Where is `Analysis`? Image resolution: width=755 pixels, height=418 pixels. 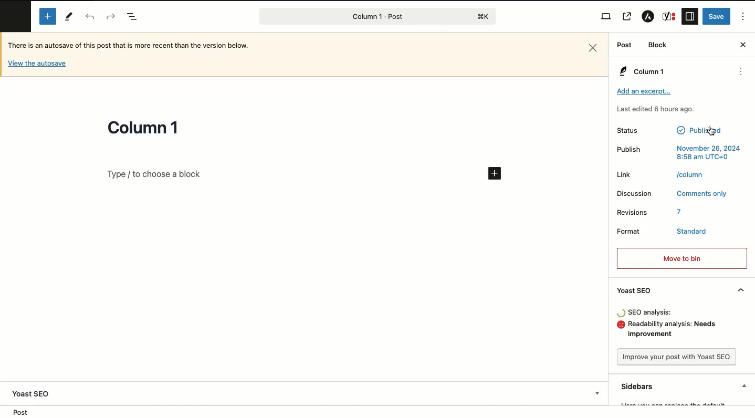
Analysis is located at coordinates (652, 312).